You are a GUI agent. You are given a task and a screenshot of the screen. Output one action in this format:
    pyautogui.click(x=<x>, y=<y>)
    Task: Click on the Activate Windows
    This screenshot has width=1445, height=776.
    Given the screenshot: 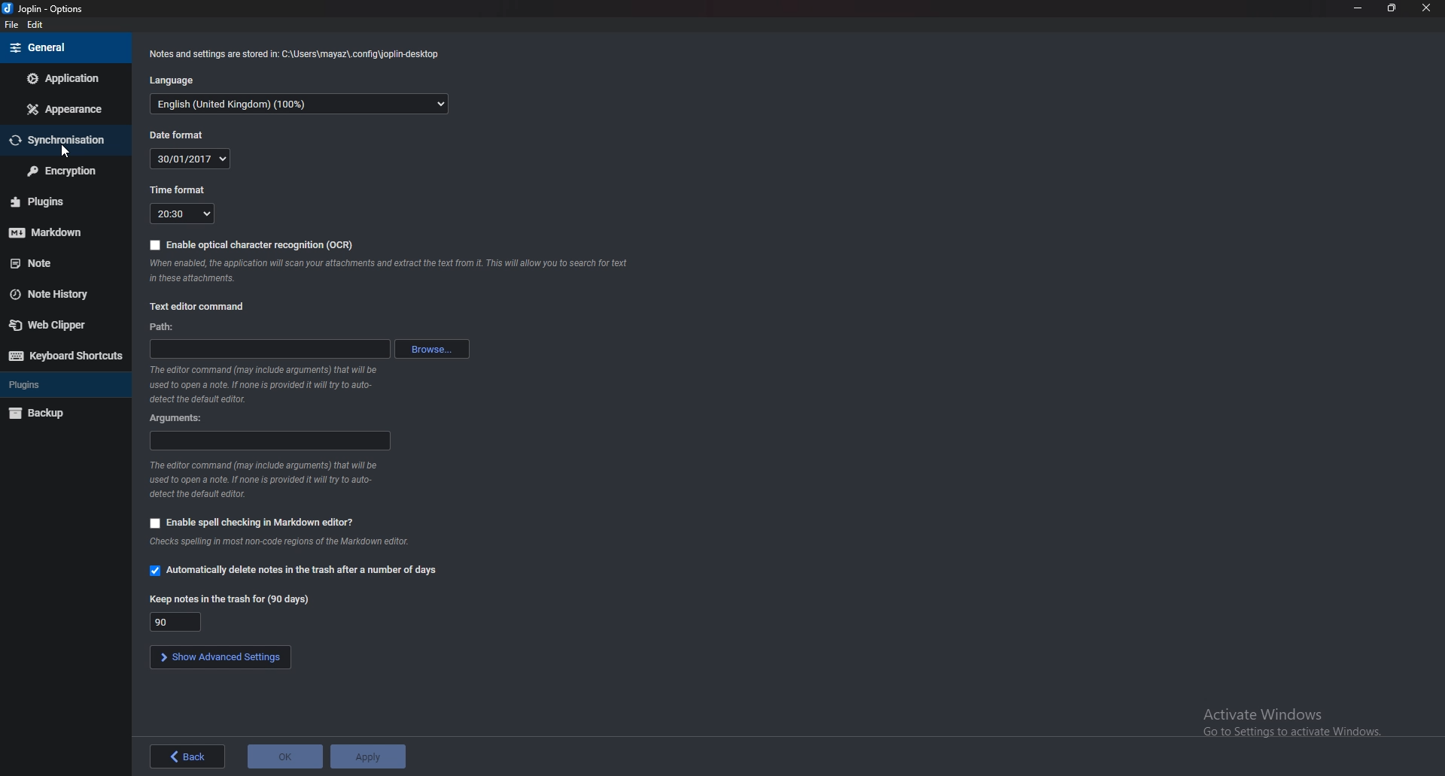 What is the action you would take?
    pyautogui.click(x=1290, y=720)
    